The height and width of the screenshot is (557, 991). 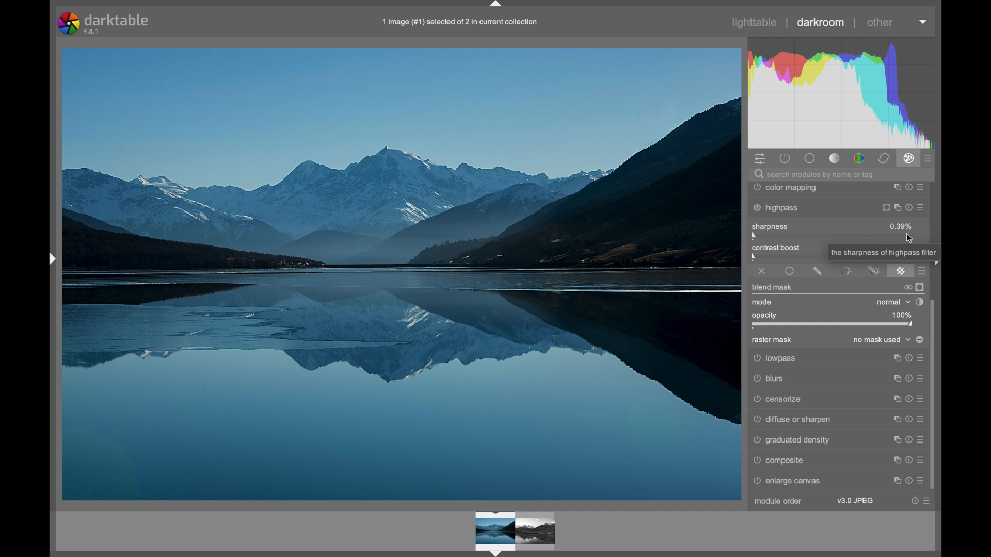 I want to click on search modules by name or tag, so click(x=814, y=175).